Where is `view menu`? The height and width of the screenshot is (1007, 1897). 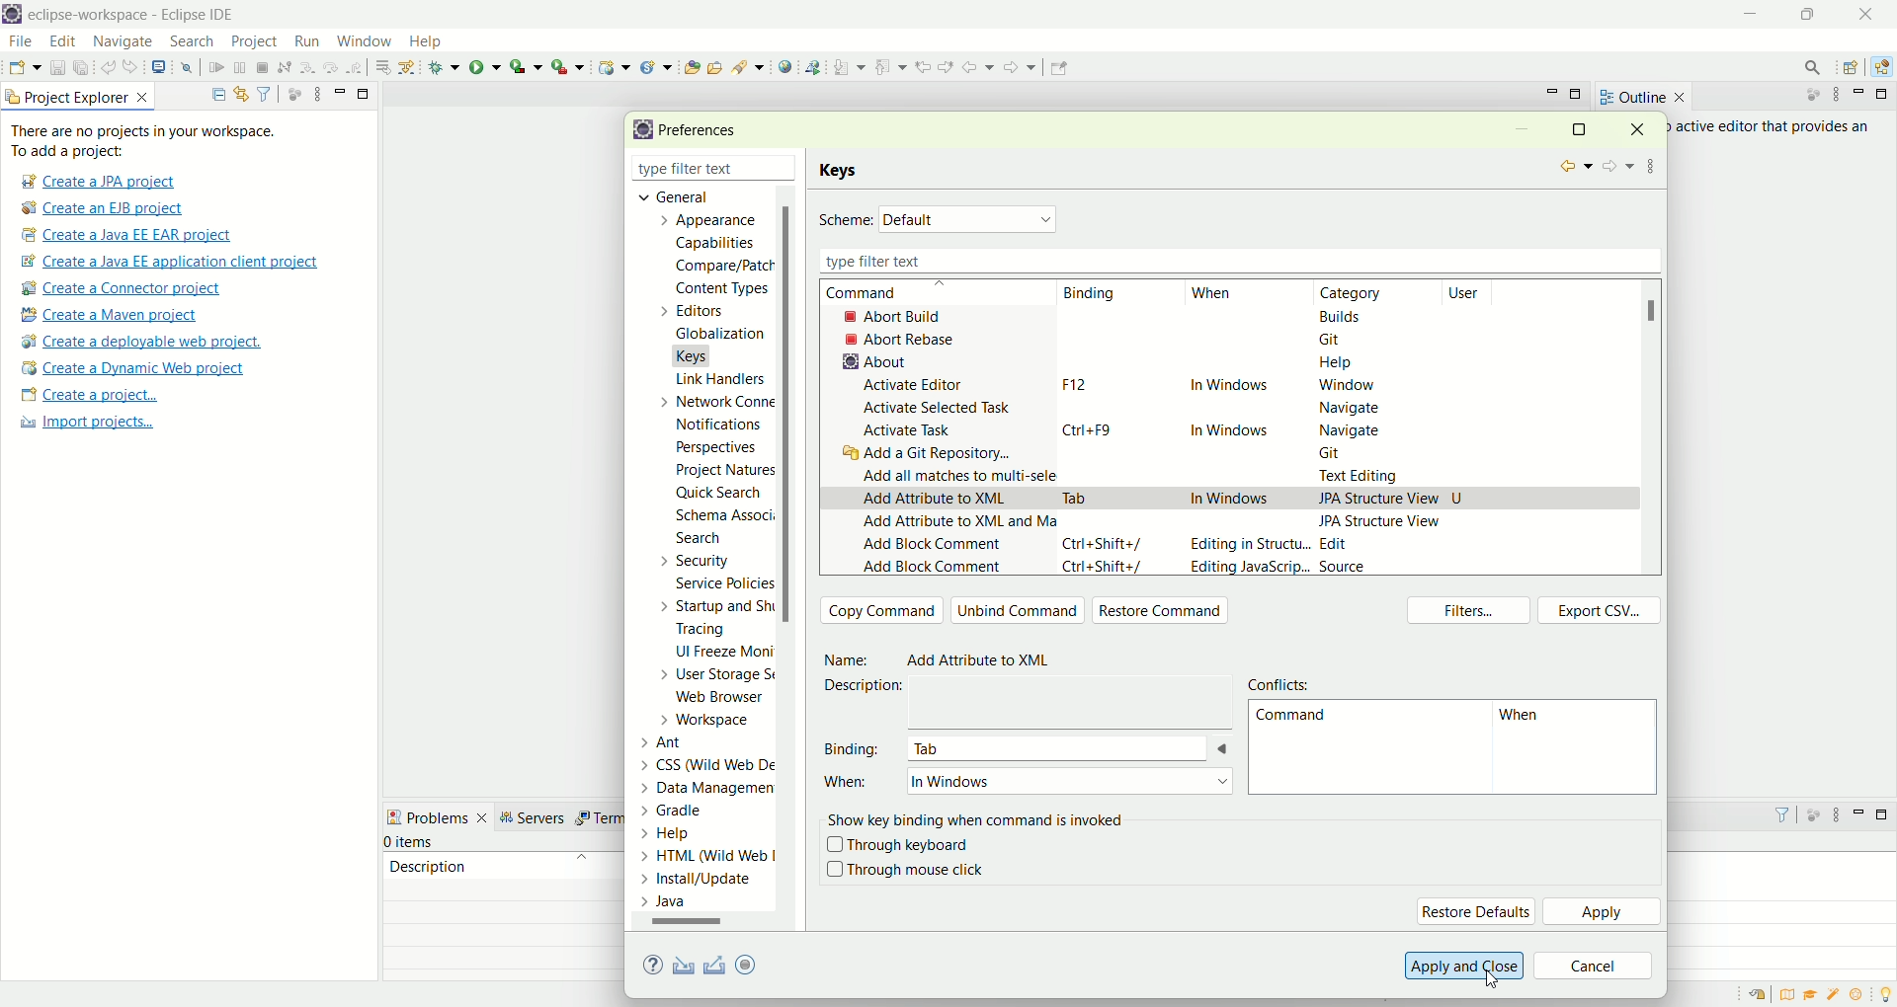 view menu is located at coordinates (1835, 819).